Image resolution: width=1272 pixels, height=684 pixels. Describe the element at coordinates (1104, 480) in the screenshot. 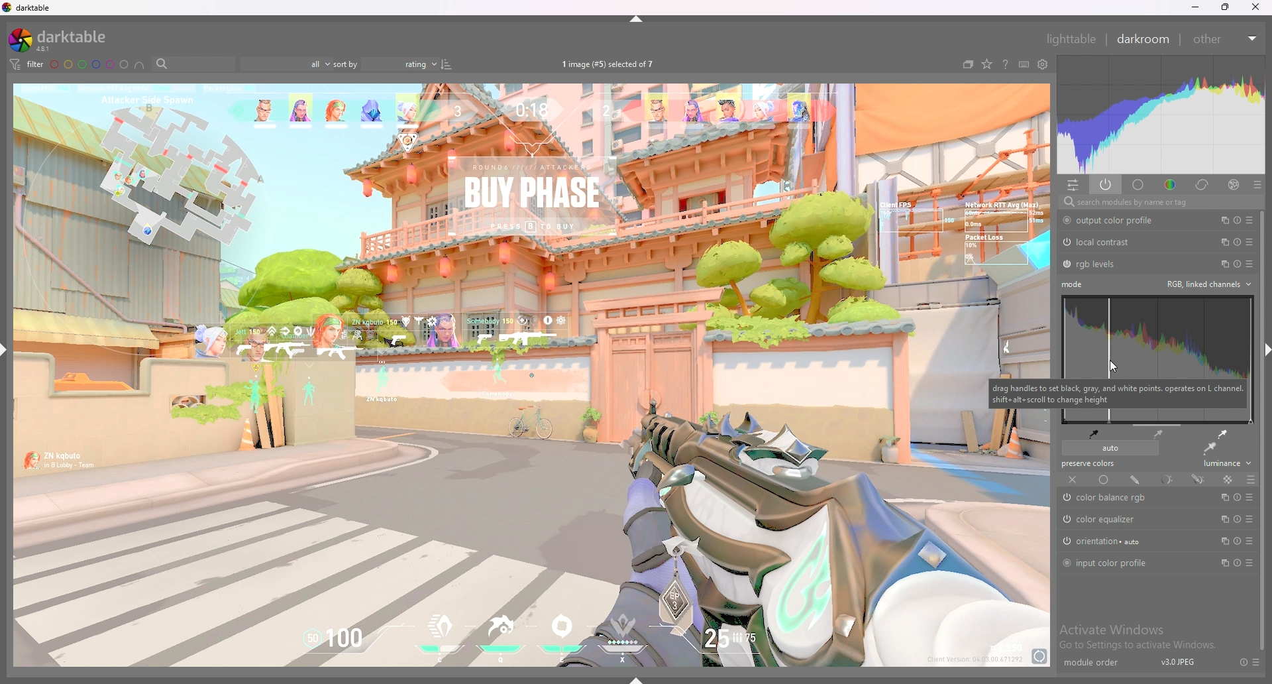

I see `uniformly` at that location.